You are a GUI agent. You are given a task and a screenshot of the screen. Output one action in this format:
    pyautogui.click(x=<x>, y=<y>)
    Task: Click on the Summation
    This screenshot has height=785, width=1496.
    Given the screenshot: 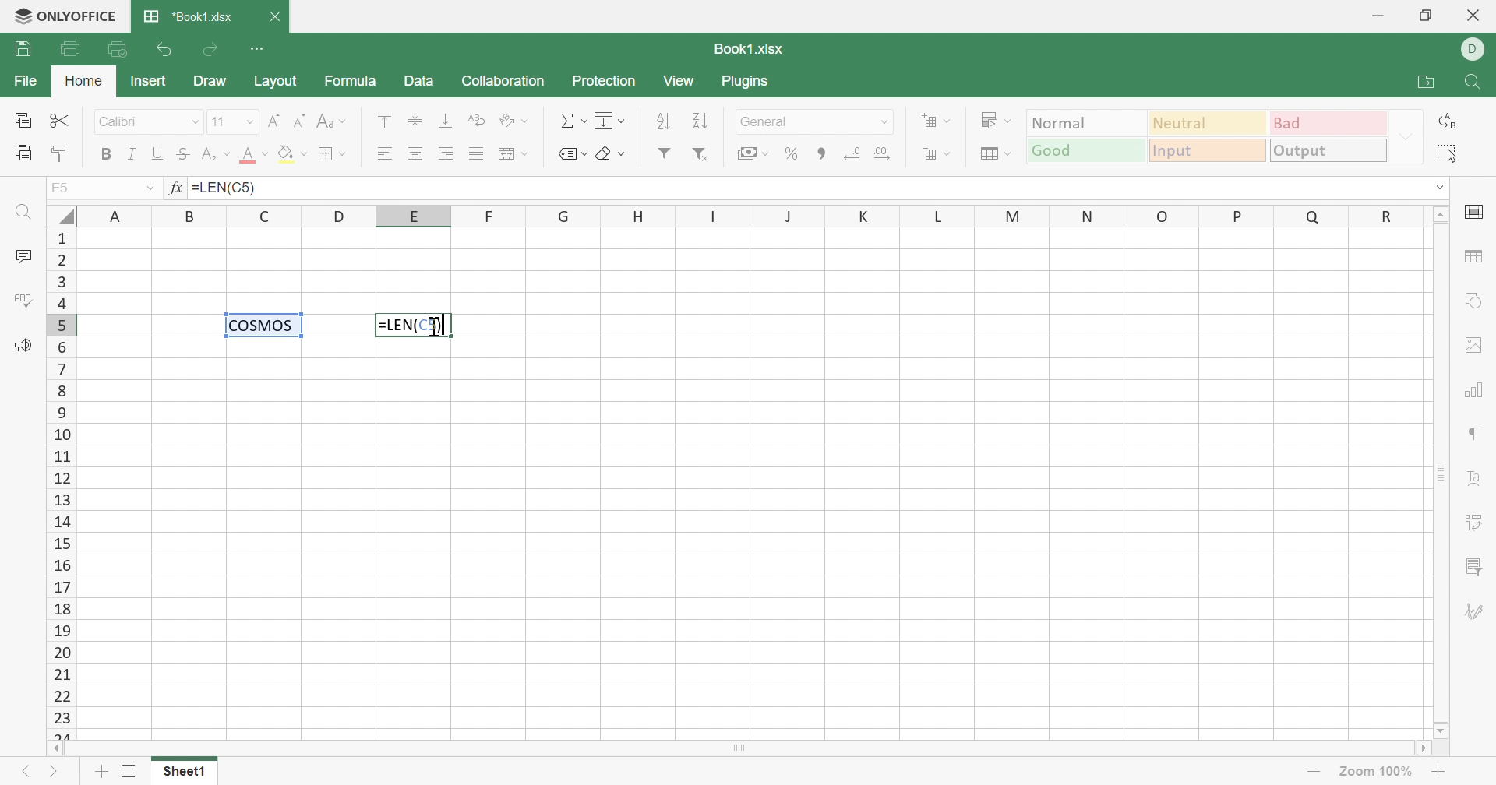 What is the action you would take?
    pyautogui.click(x=570, y=123)
    